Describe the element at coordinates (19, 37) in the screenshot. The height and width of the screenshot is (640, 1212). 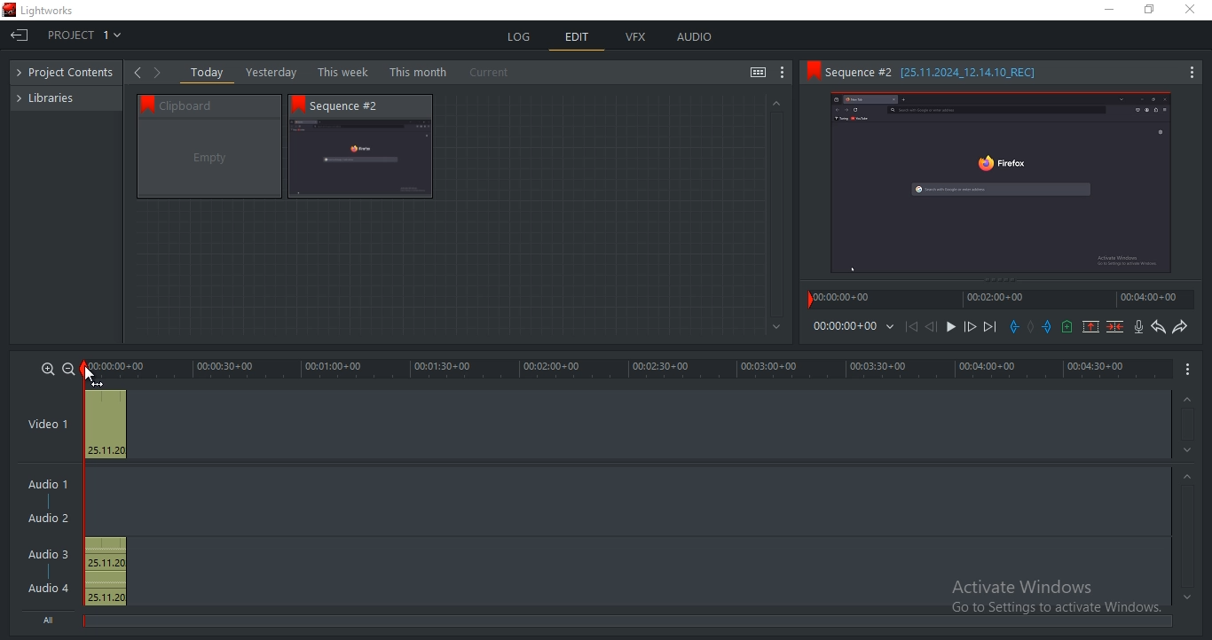
I see `Exit project` at that location.